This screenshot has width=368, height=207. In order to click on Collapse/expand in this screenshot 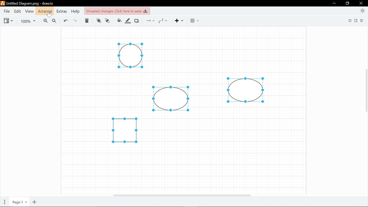, I will do `click(363, 20)`.